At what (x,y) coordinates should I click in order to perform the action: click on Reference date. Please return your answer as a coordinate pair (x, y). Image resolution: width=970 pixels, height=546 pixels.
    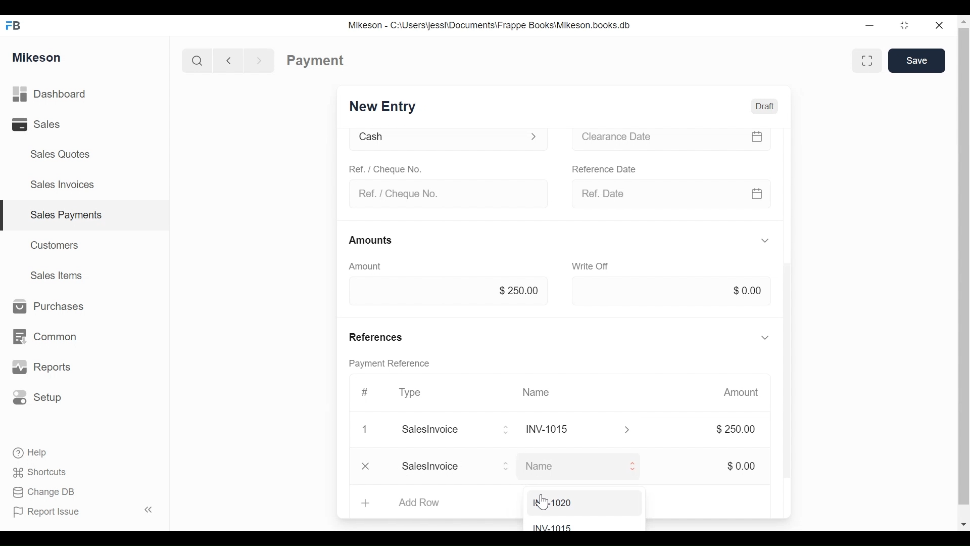
    Looking at the image, I should click on (611, 168).